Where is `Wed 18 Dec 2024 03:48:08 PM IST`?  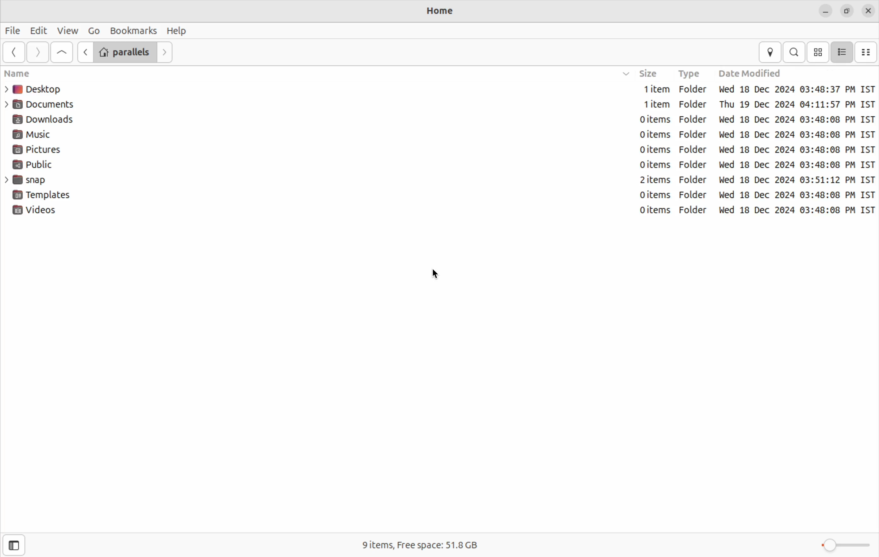 Wed 18 Dec 2024 03:48:08 PM IST is located at coordinates (794, 120).